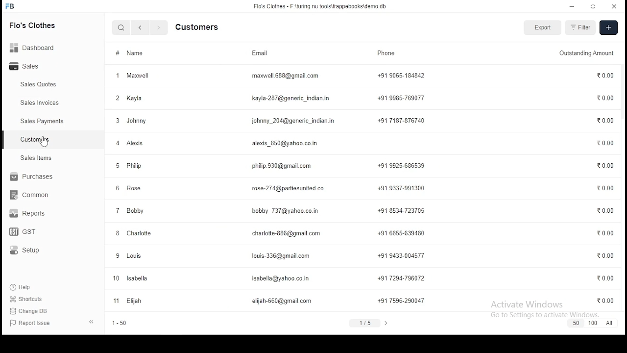  What do you see at coordinates (29, 176) in the screenshot?
I see `purchase` at bounding box center [29, 176].